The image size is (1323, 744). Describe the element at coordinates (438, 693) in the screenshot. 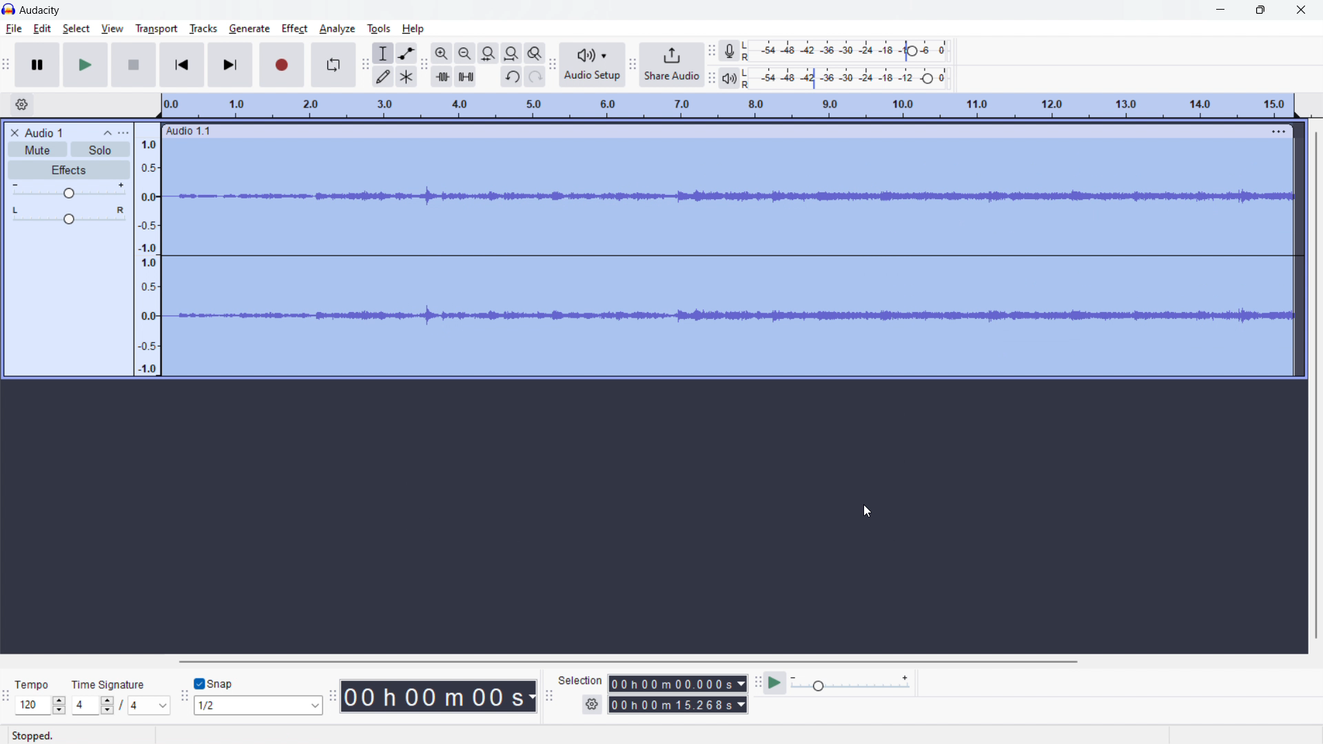

I see `00 h 00 m 00 s` at that location.